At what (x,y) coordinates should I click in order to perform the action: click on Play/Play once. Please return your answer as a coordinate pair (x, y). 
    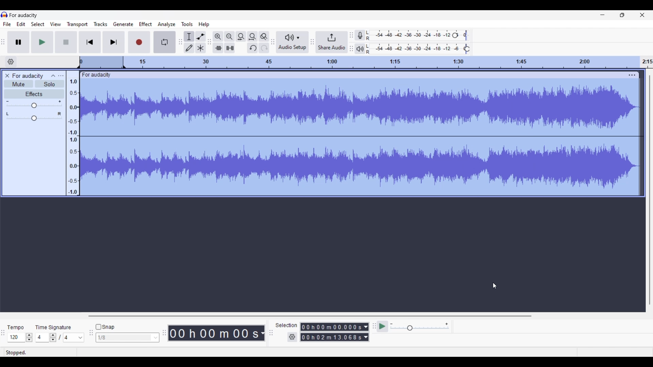
    Looking at the image, I should click on (42, 42).